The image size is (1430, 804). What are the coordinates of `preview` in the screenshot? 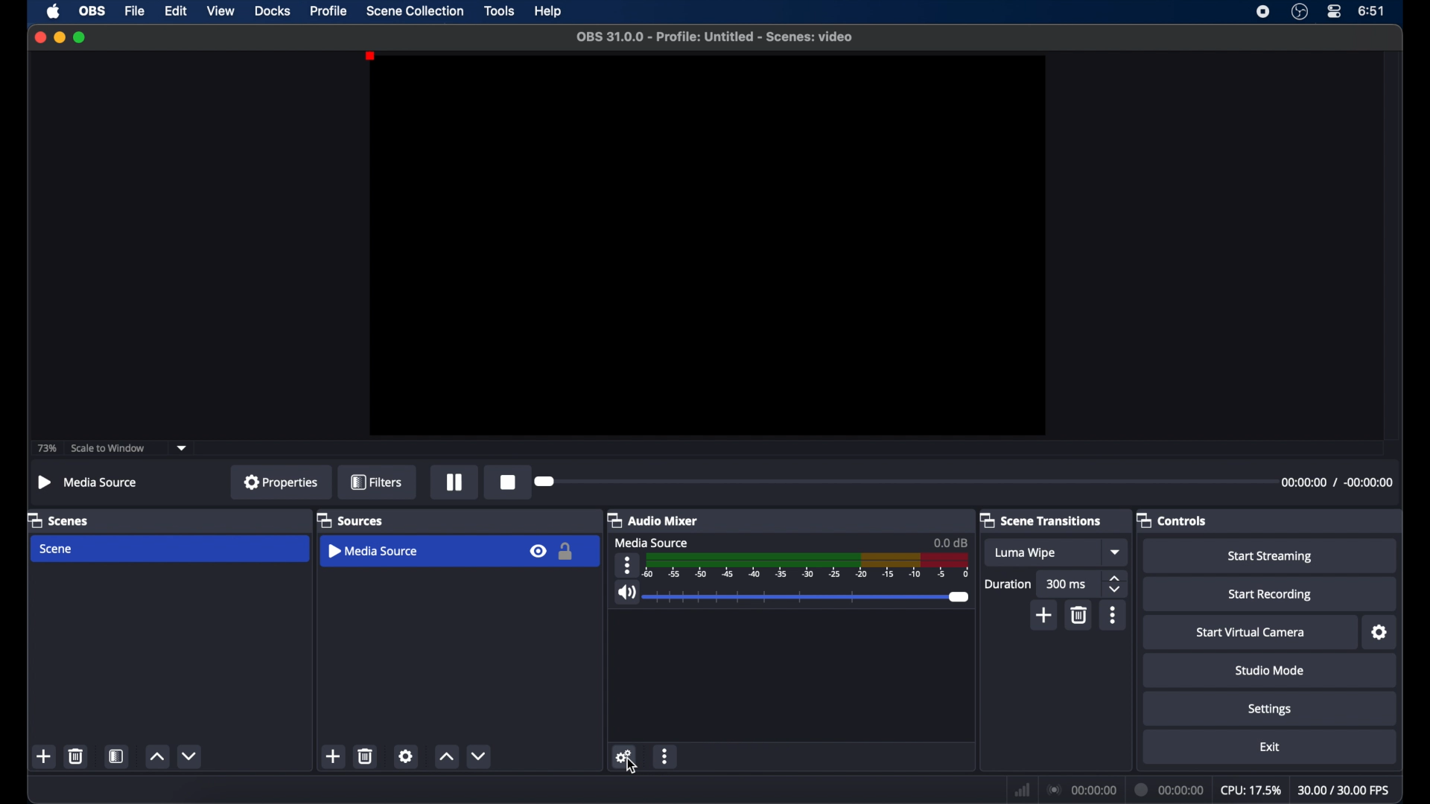 It's located at (707, 246).